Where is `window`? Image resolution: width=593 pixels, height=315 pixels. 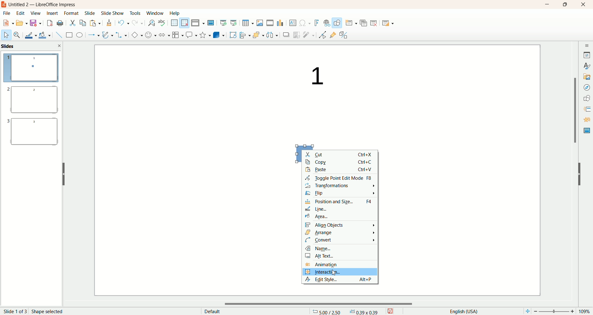
window is located at coordinates (155, 13).